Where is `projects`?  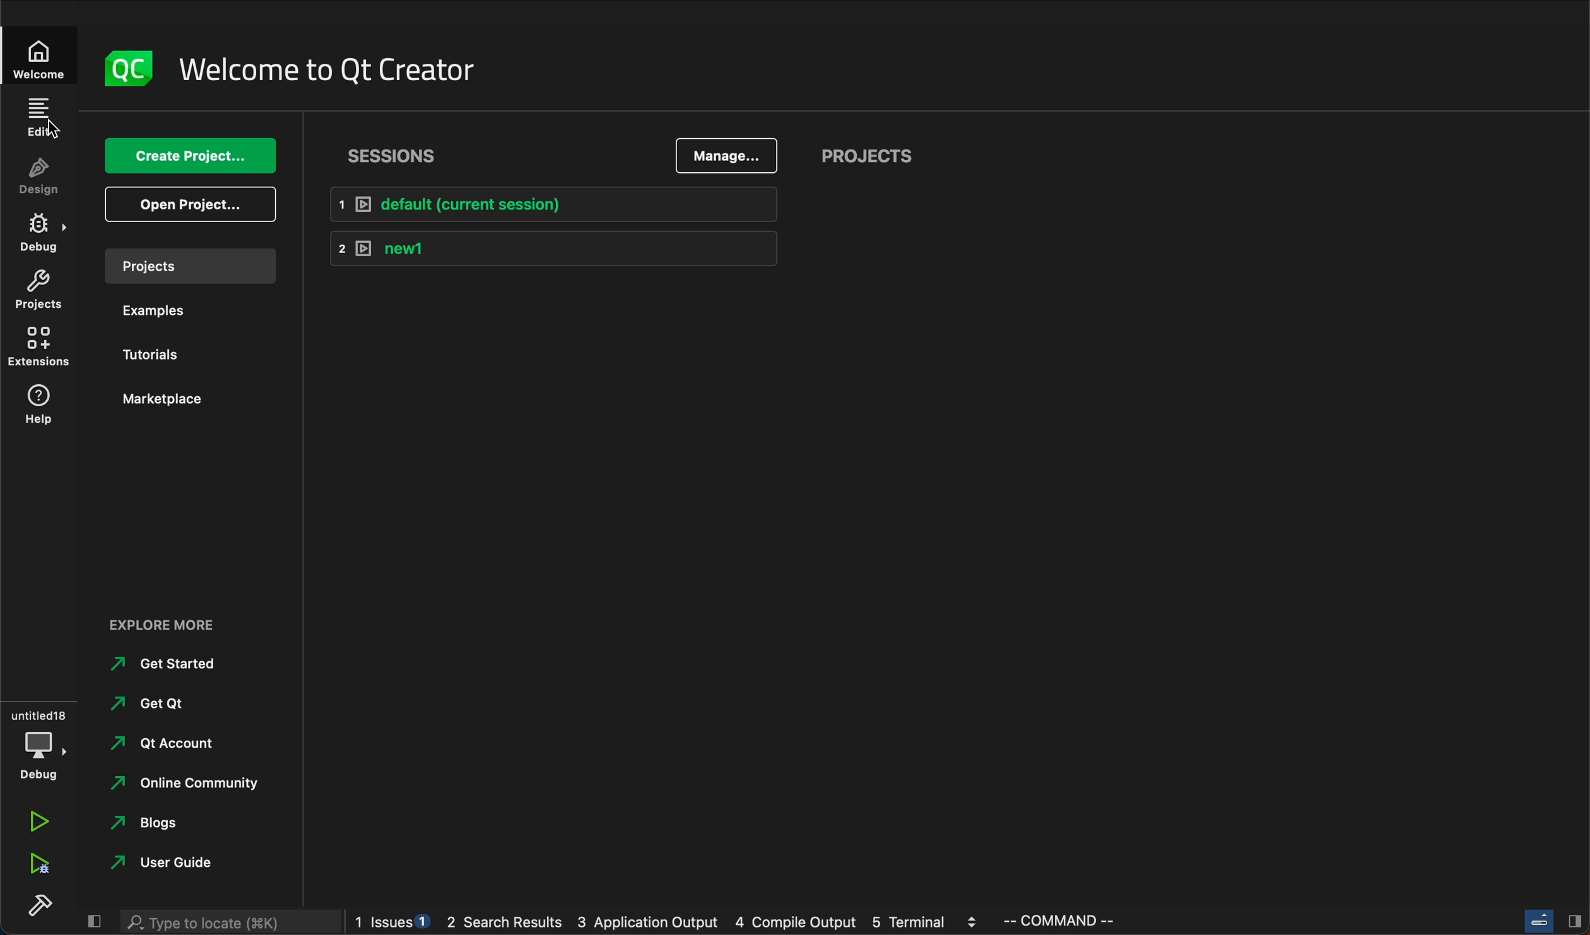 projects is located at coordinates (866, 158).